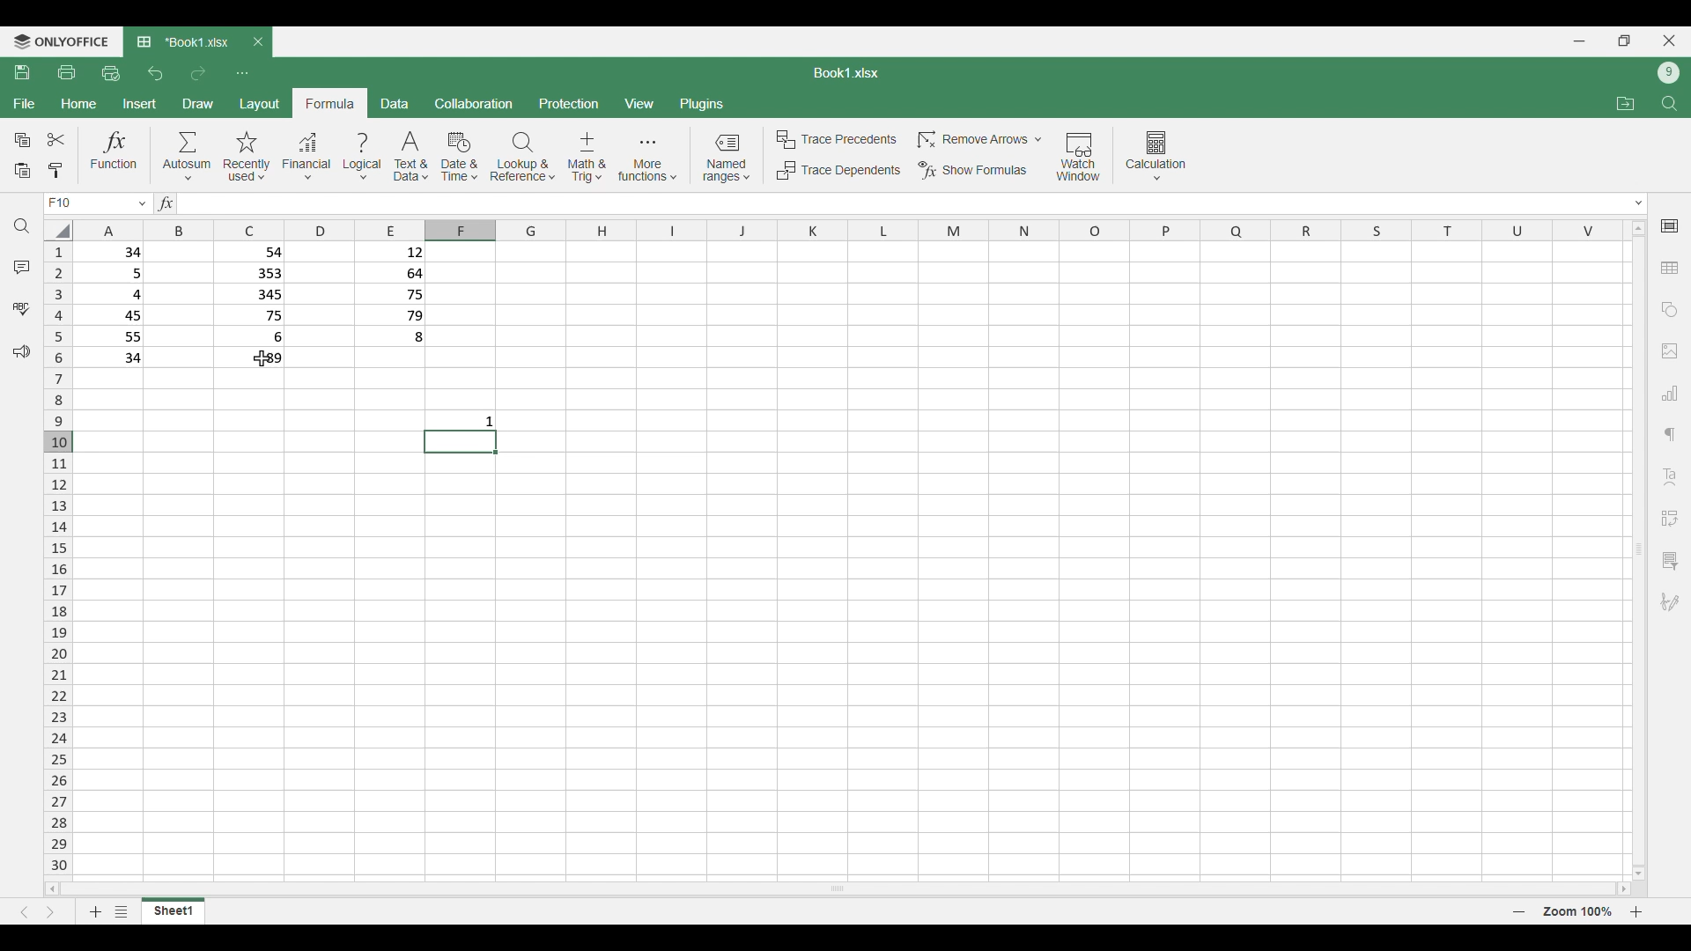 Image resolution: width=1691 pixels, height=951 pixels. What do you see at coordinates (460, 442) in the screenshot?
I see `Selected cell` at bounding box center [460, 442].